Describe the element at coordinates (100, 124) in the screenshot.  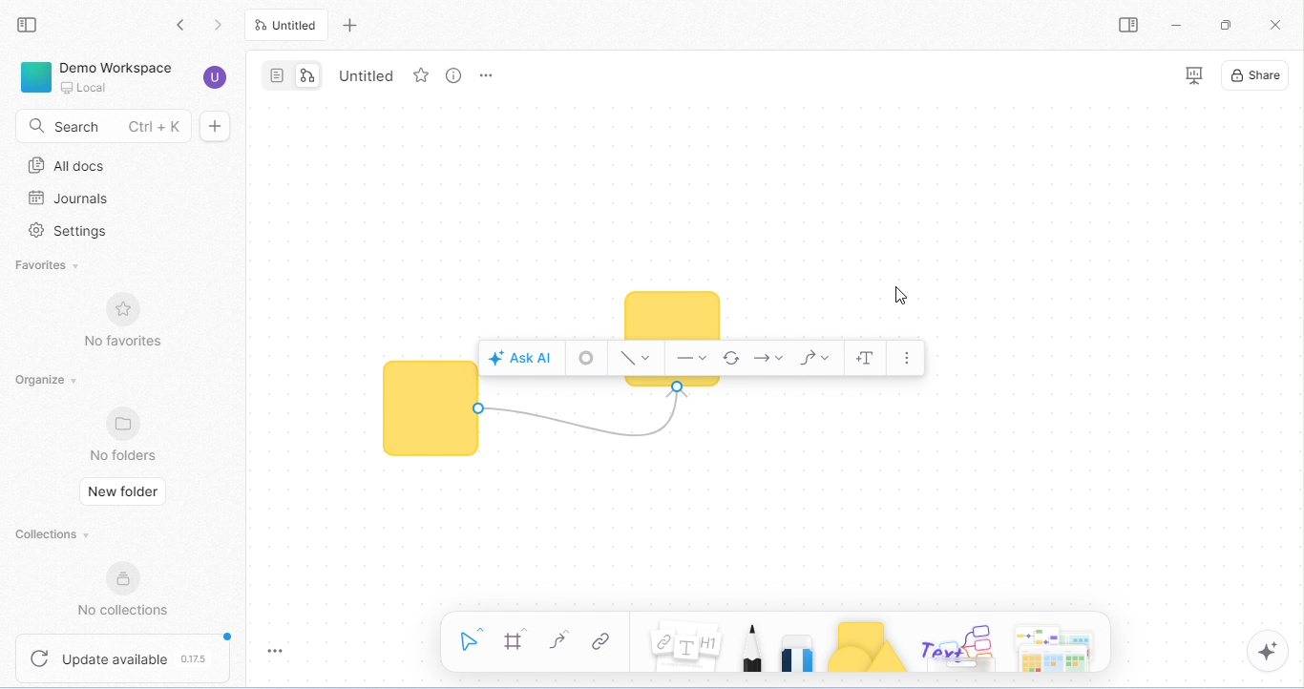
I see `search Ctrl+K` at that location.